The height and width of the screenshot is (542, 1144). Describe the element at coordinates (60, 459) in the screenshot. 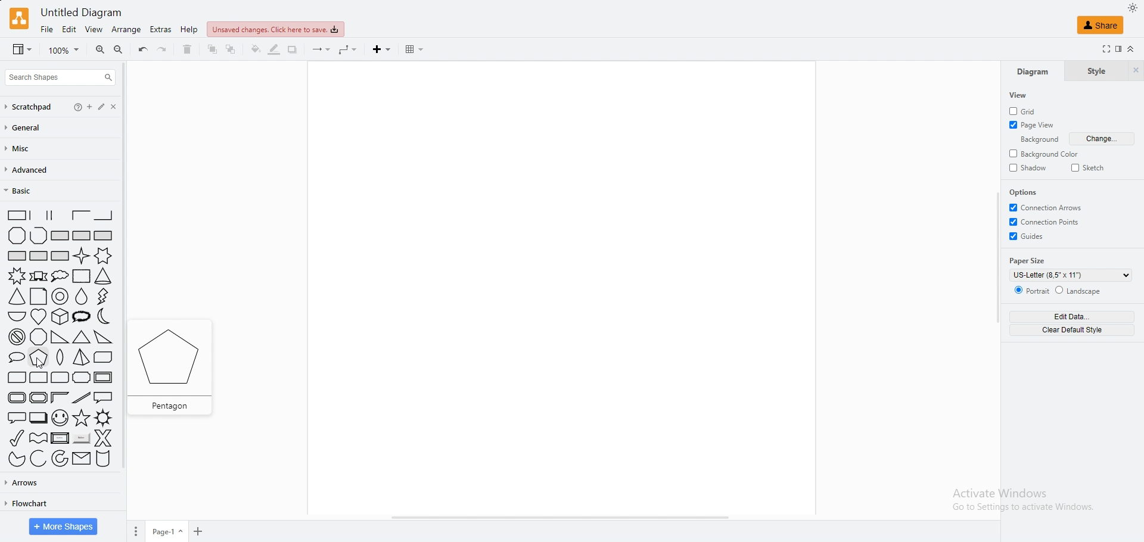

I see `partial concentric ellipse` at that location.